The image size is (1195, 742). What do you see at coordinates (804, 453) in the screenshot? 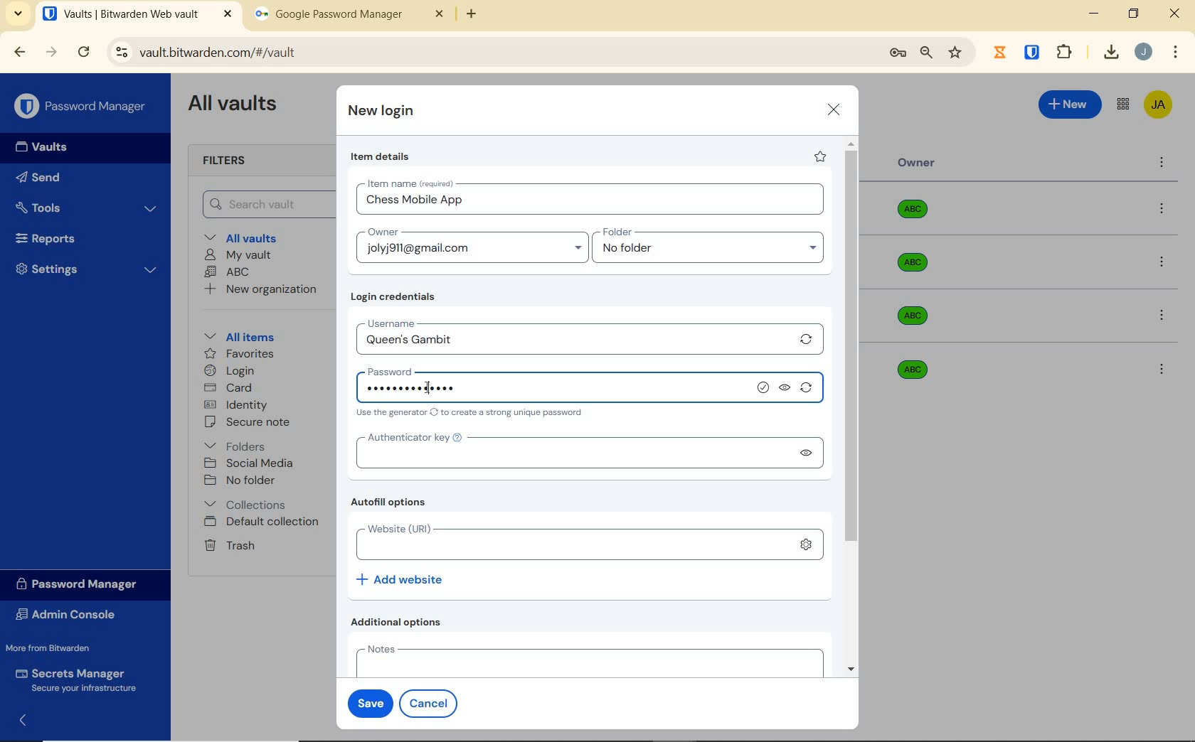
I see `unhide` at bounding box center [804, 453].